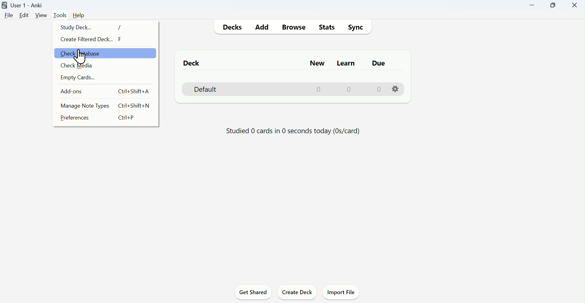  Describe the element at coordinates (81, 67) in the screenshot. I see `check media` at that location.